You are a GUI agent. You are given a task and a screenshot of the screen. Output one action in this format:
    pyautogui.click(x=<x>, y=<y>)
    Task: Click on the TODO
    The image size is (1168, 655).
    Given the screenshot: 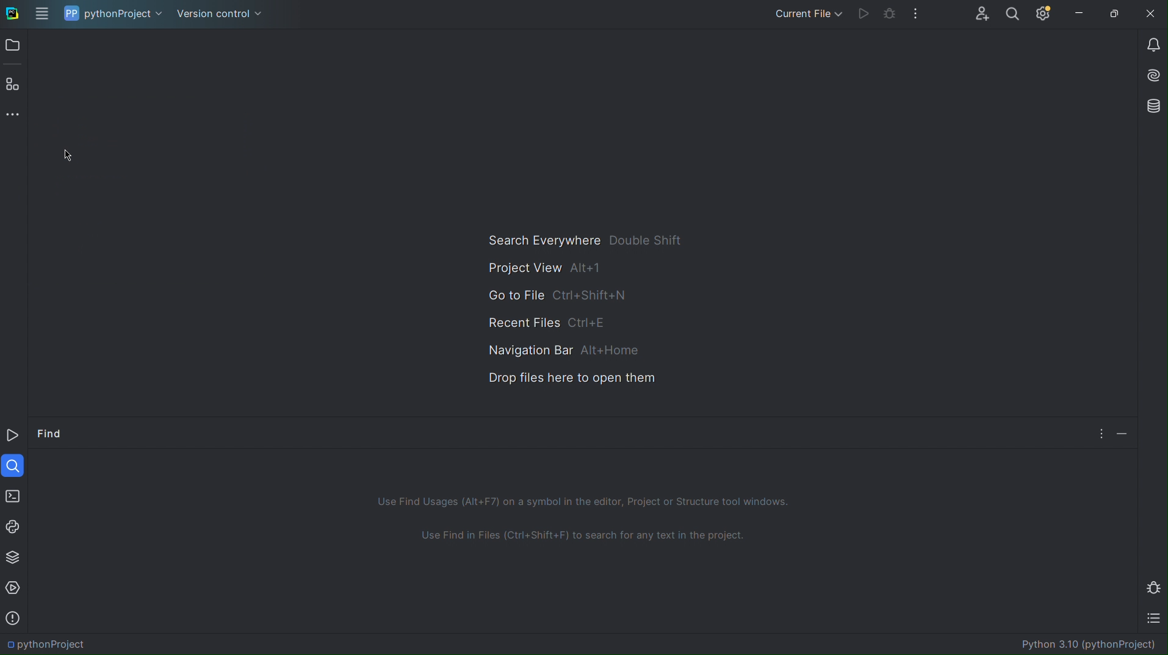 What is the action you would take?
    pyautogui.click(x=1151, y=618)
    